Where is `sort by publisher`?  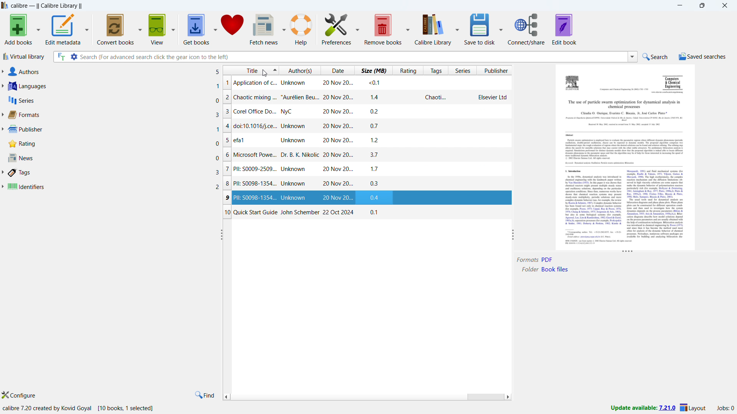 sort by publisher is located at coordinates (495, 71).